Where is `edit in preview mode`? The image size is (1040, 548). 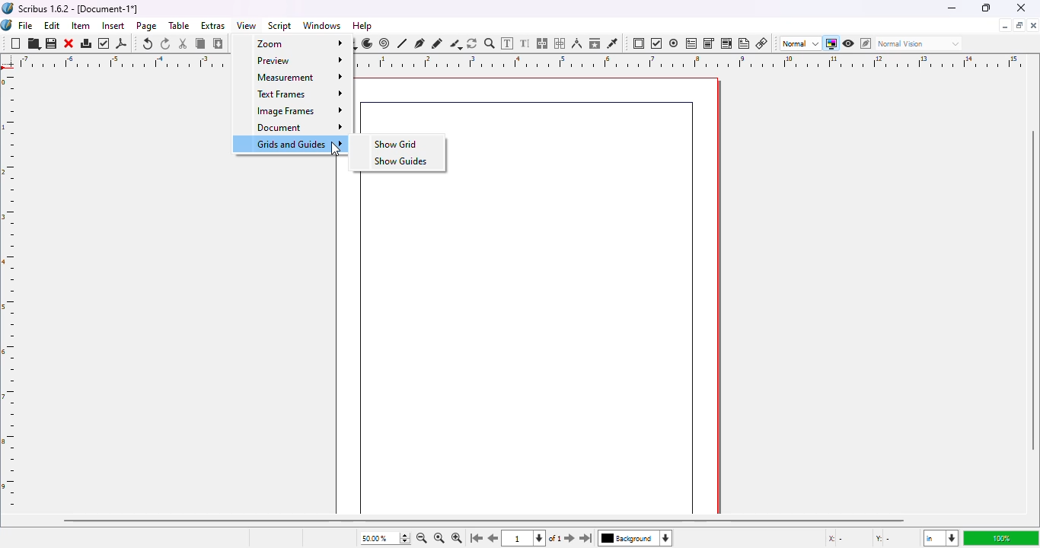
edit in preview mode is located at coordinates (866, 43).